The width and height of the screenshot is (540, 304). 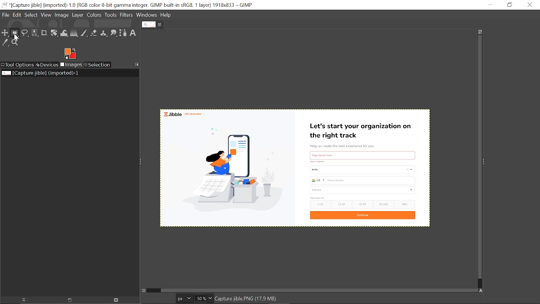 I want to click on Gradient tool, so click(x=74, y=33).